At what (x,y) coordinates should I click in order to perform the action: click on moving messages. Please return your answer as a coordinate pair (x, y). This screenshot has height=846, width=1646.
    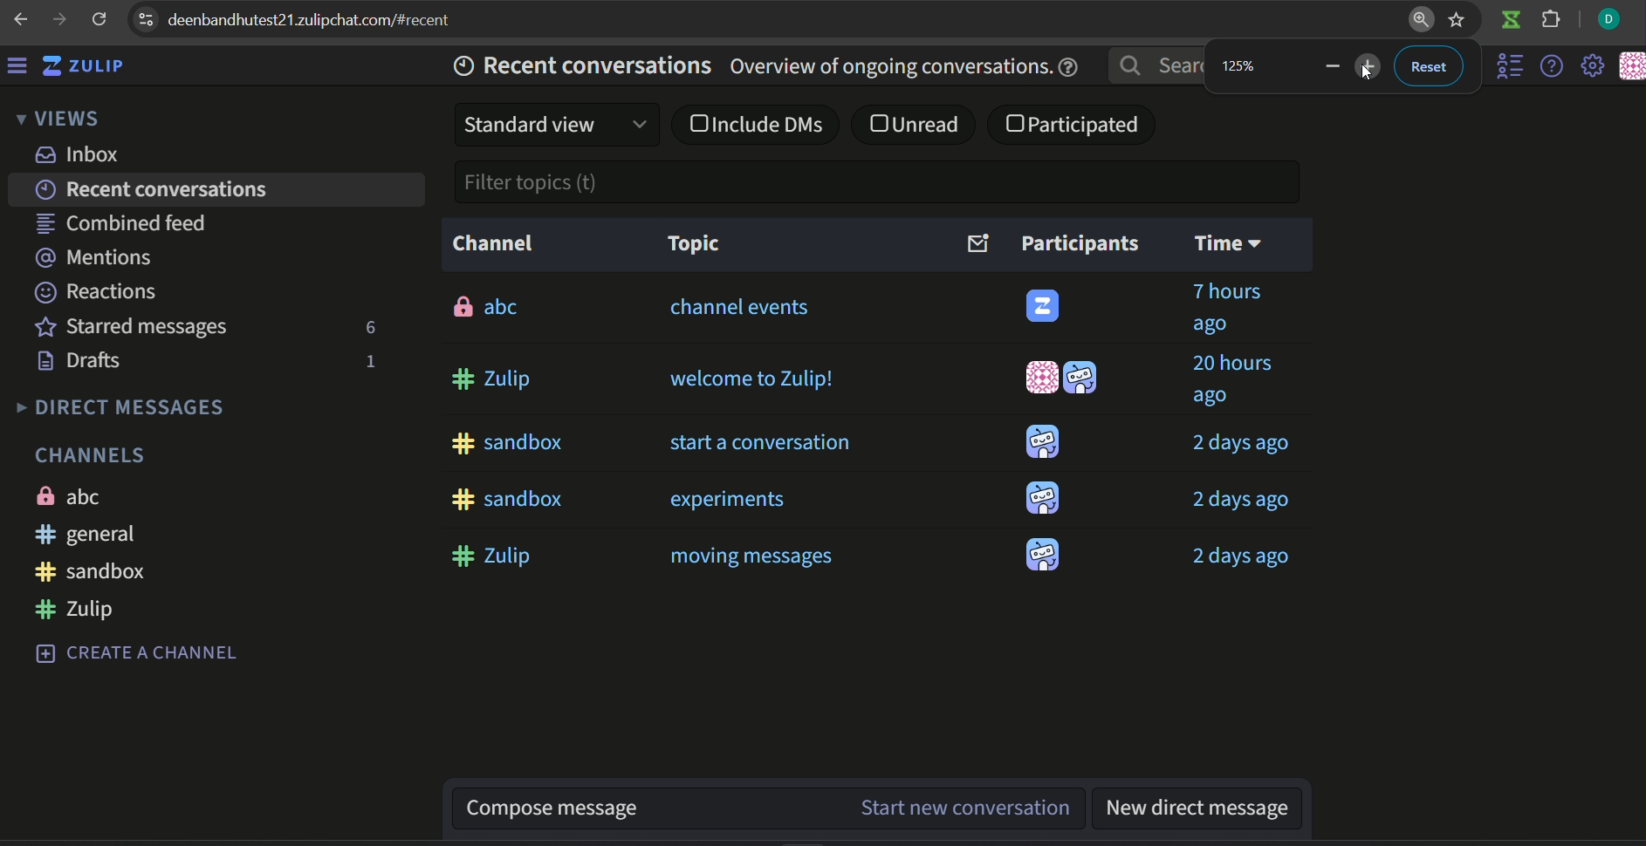
    Looking at the image, I should click on (752, 556).